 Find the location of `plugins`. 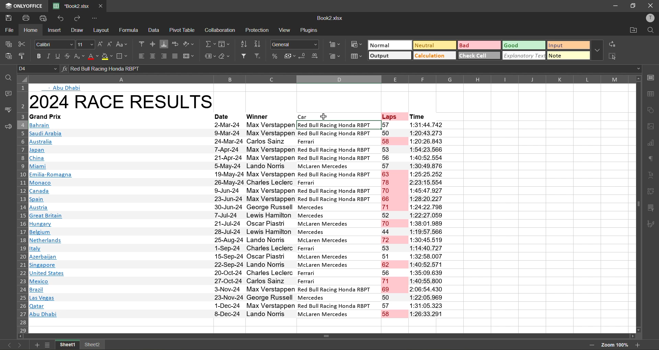

plugins is located at coordinates (310, 30).